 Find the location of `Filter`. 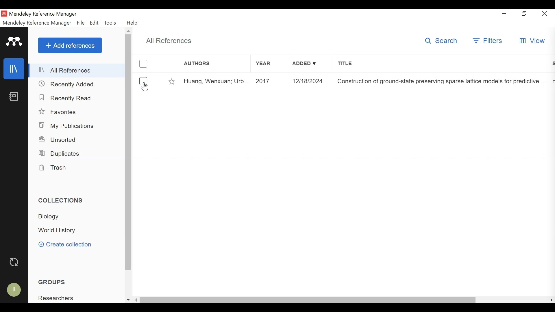

Filter is located at coordinates (485, 41).